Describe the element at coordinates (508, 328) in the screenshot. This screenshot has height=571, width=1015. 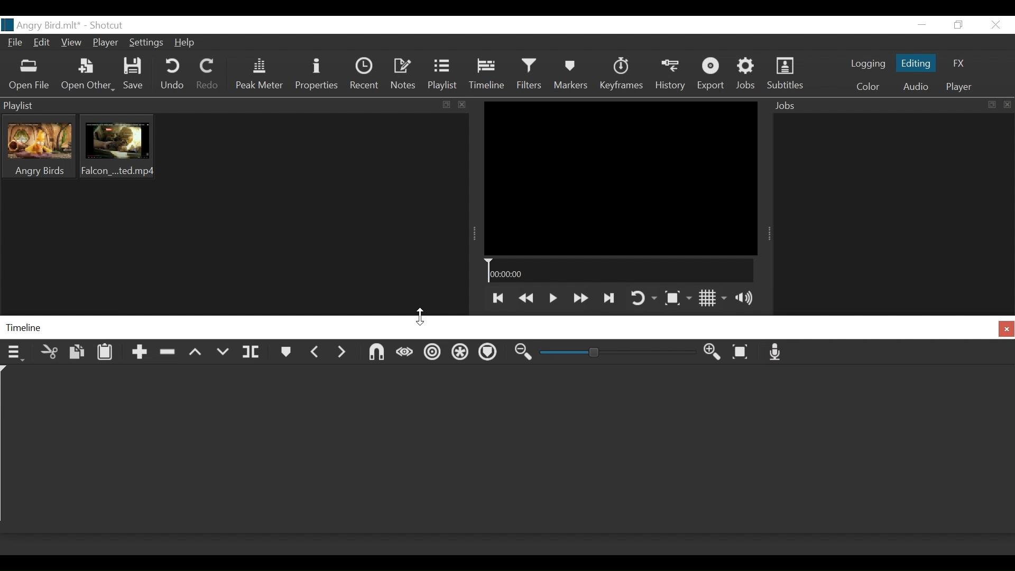
I see `Timeline Panel` at that location.